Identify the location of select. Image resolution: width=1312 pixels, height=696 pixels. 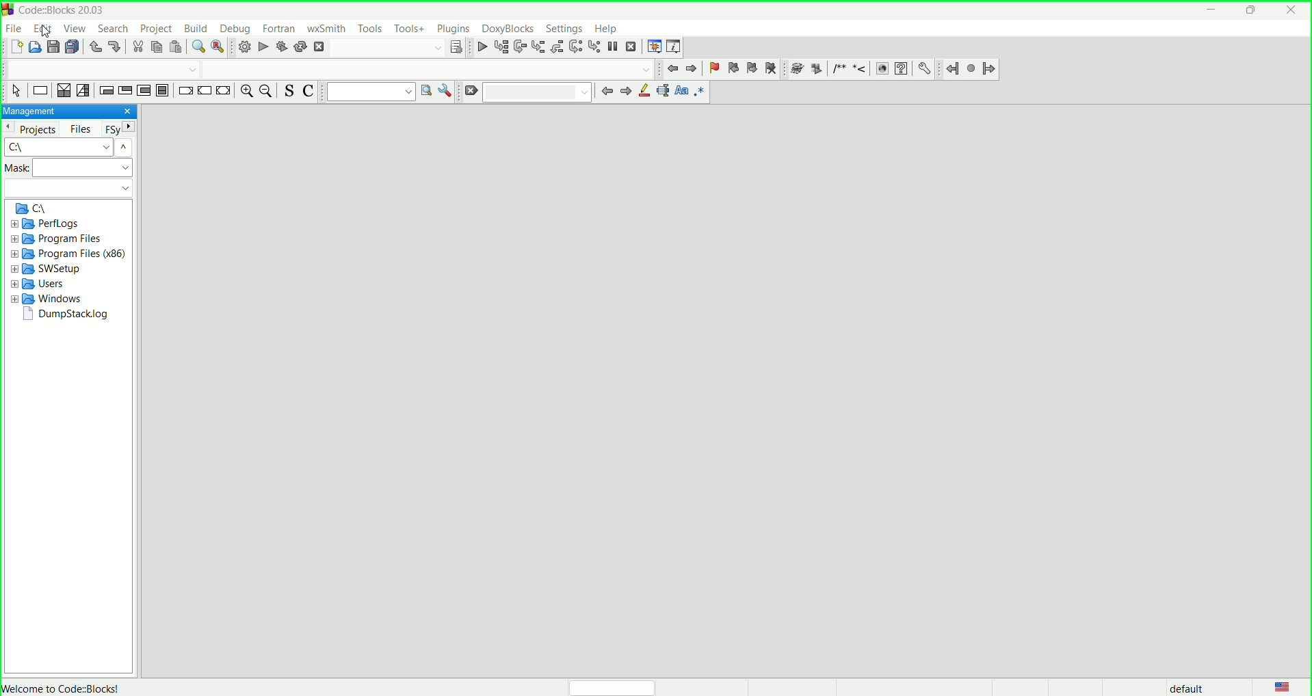
(16, 92).